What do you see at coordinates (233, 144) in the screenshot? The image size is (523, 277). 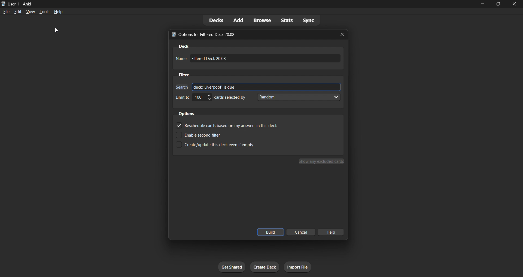 I see `(un)check create deck even if empty radio option` at bounding box center [233, 144].